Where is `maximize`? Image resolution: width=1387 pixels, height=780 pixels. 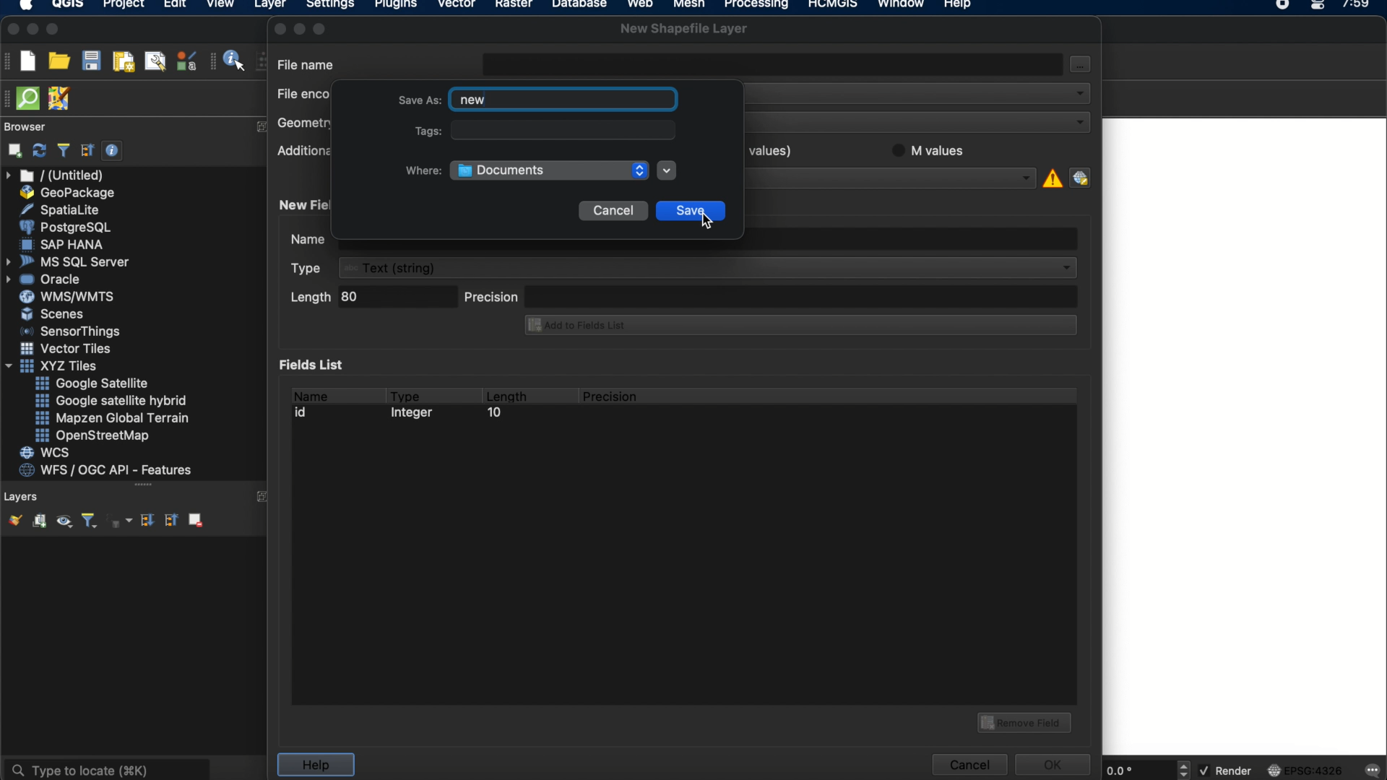
maximize is located at coordinates (322, 28).